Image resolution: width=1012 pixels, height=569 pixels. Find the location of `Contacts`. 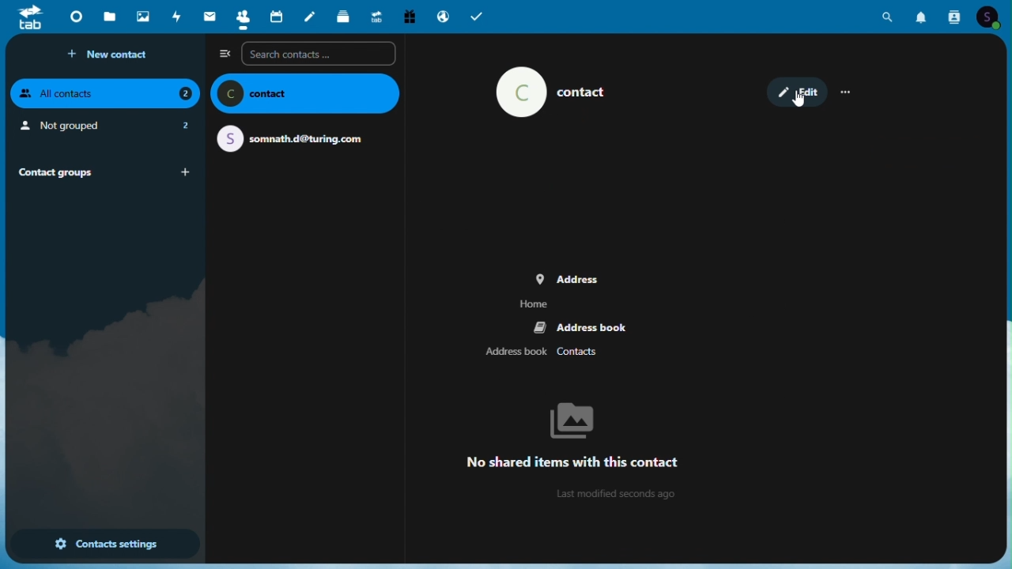

Contacts is located at coordinates (579, 352).